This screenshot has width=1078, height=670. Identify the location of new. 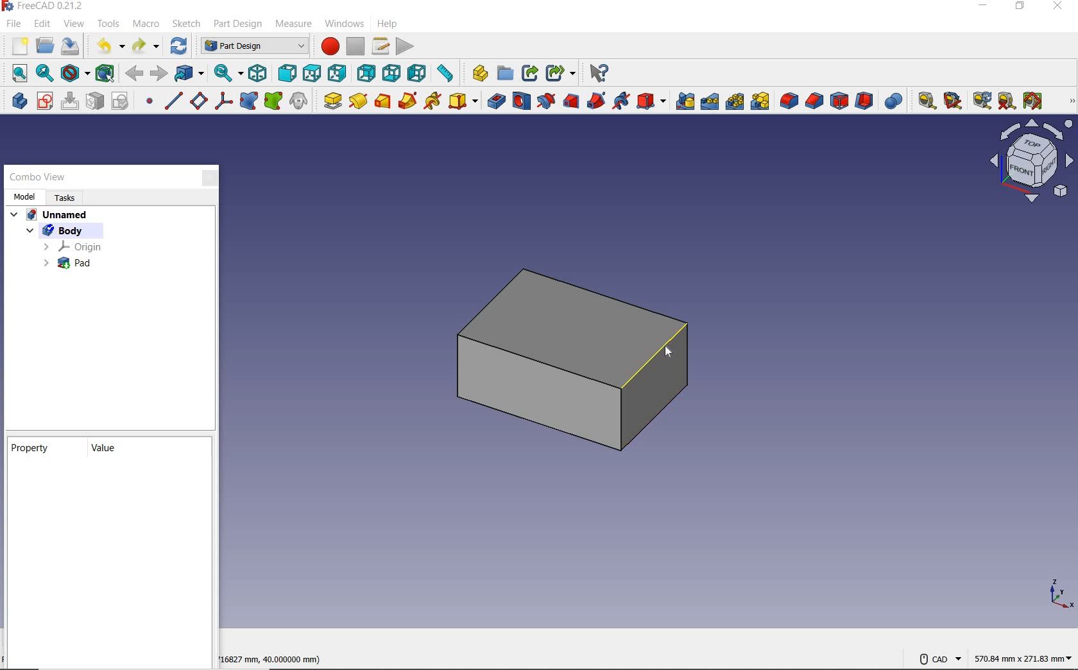
(16, 46).